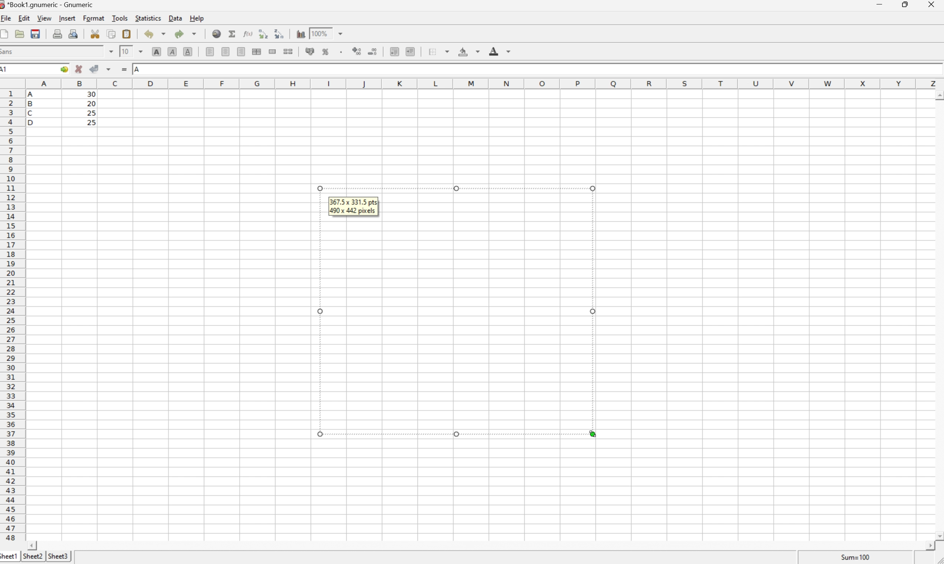 The width and height of the screenshot is (944, 564). What do you see at coordinates (484, 83) in the screenshot?
I see `Column names` at bounding box center [484, 83].